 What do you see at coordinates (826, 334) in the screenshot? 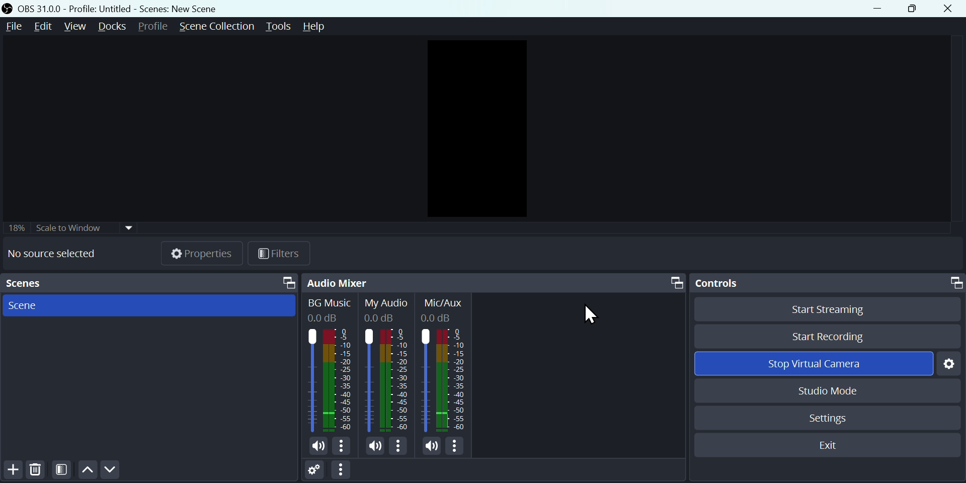
I see `Start recording` at bounding box center [826, 334].